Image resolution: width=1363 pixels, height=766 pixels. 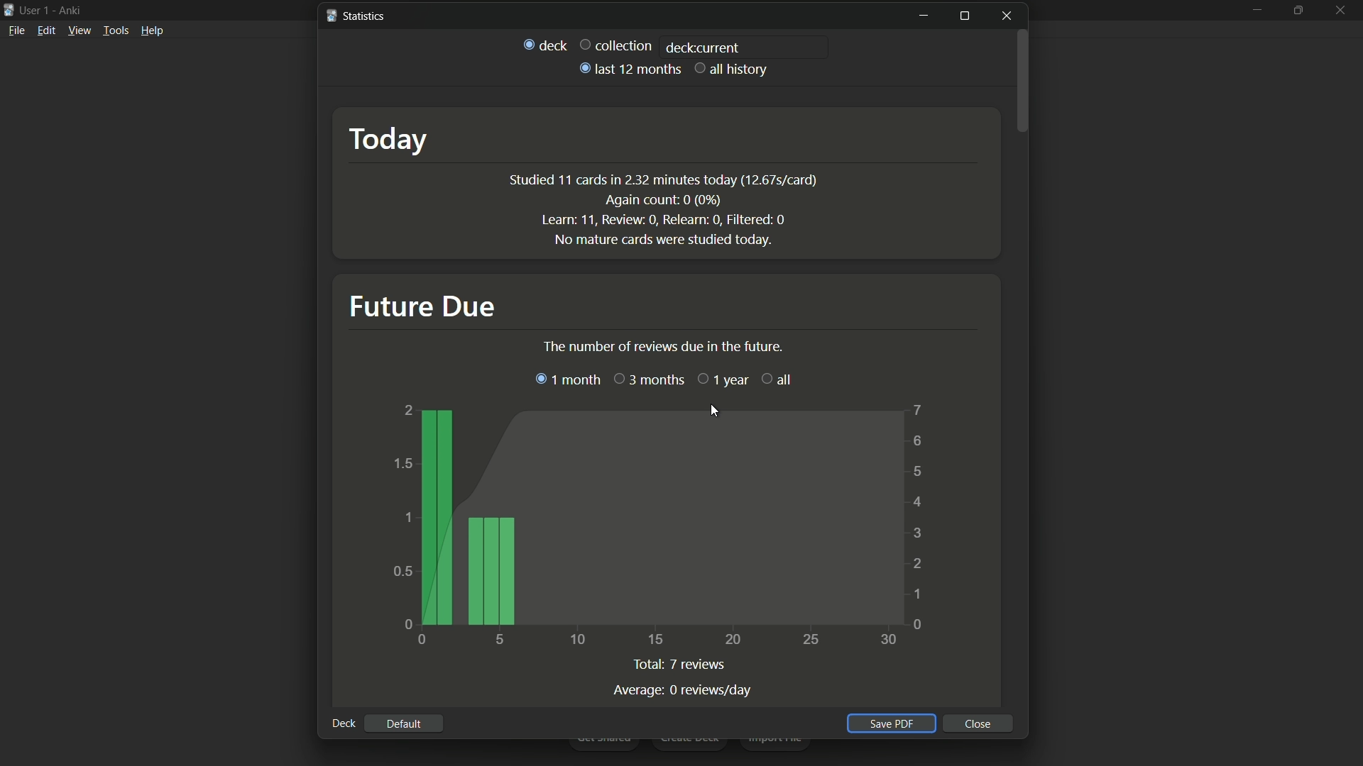 What do you see at coordinates (889, 723) in the screenshot?
I see `save pdf` at bounding box center [889, 723].